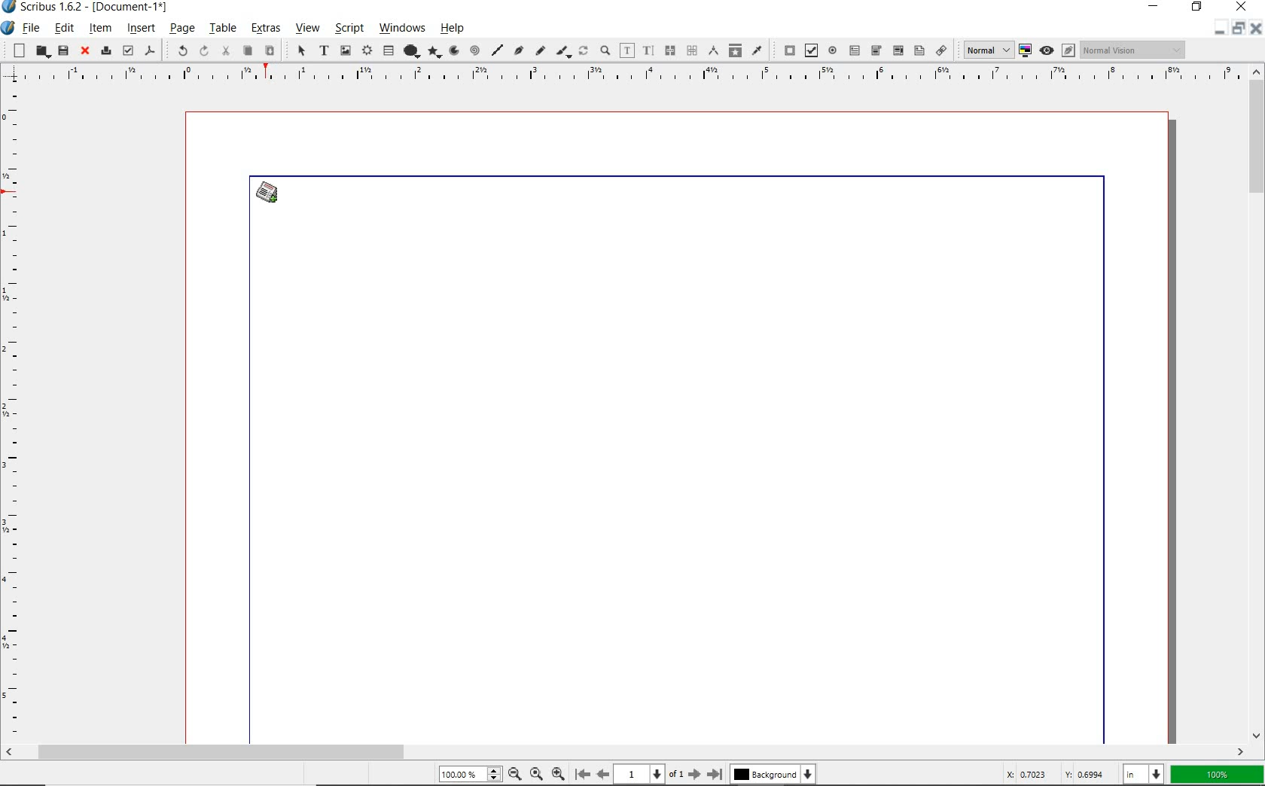 Image resolution: width=1265 pixels, height=786 pixels. What do you see at coordinates (62, 52) in the screenshot?
I see `save` at bounding box center [62, 52].